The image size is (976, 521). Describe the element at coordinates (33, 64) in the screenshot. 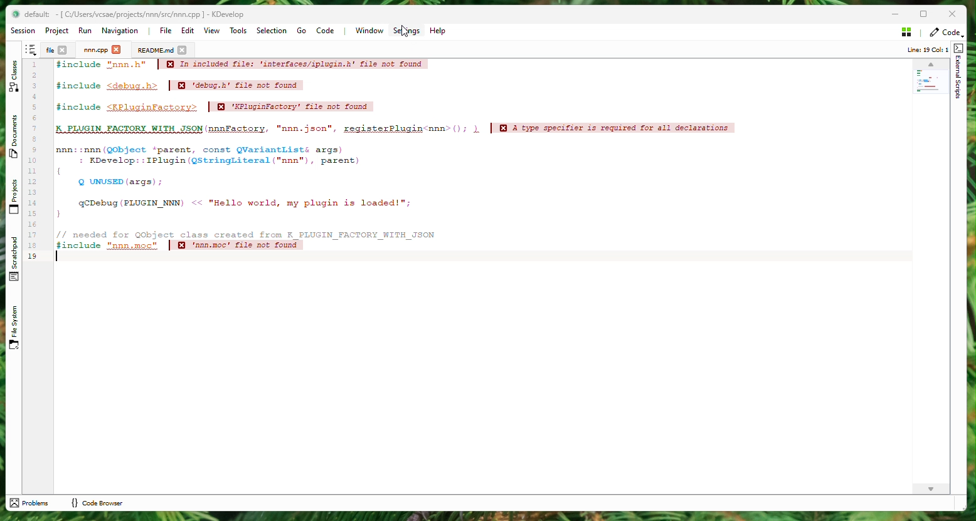

I see `1` at that location.